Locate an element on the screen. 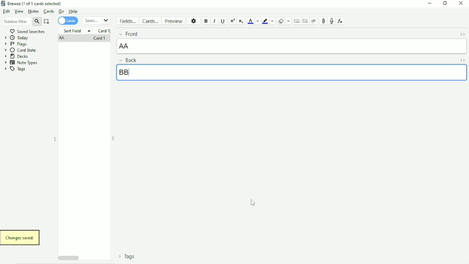 Image resolution: width=469 pixels, height=264 pixels. Help is located at coordinates (73, 11).